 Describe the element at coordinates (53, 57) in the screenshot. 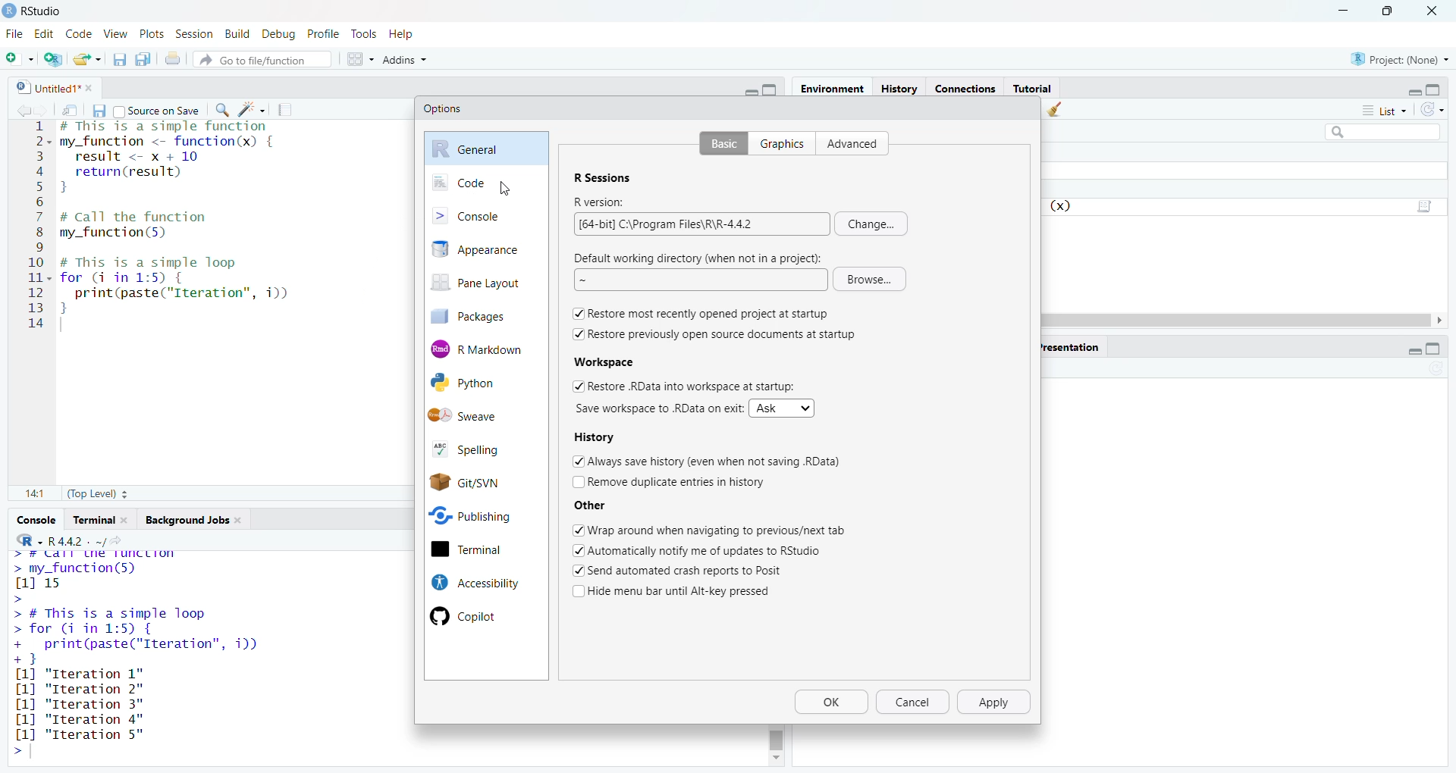

I see `create a project` at that location.